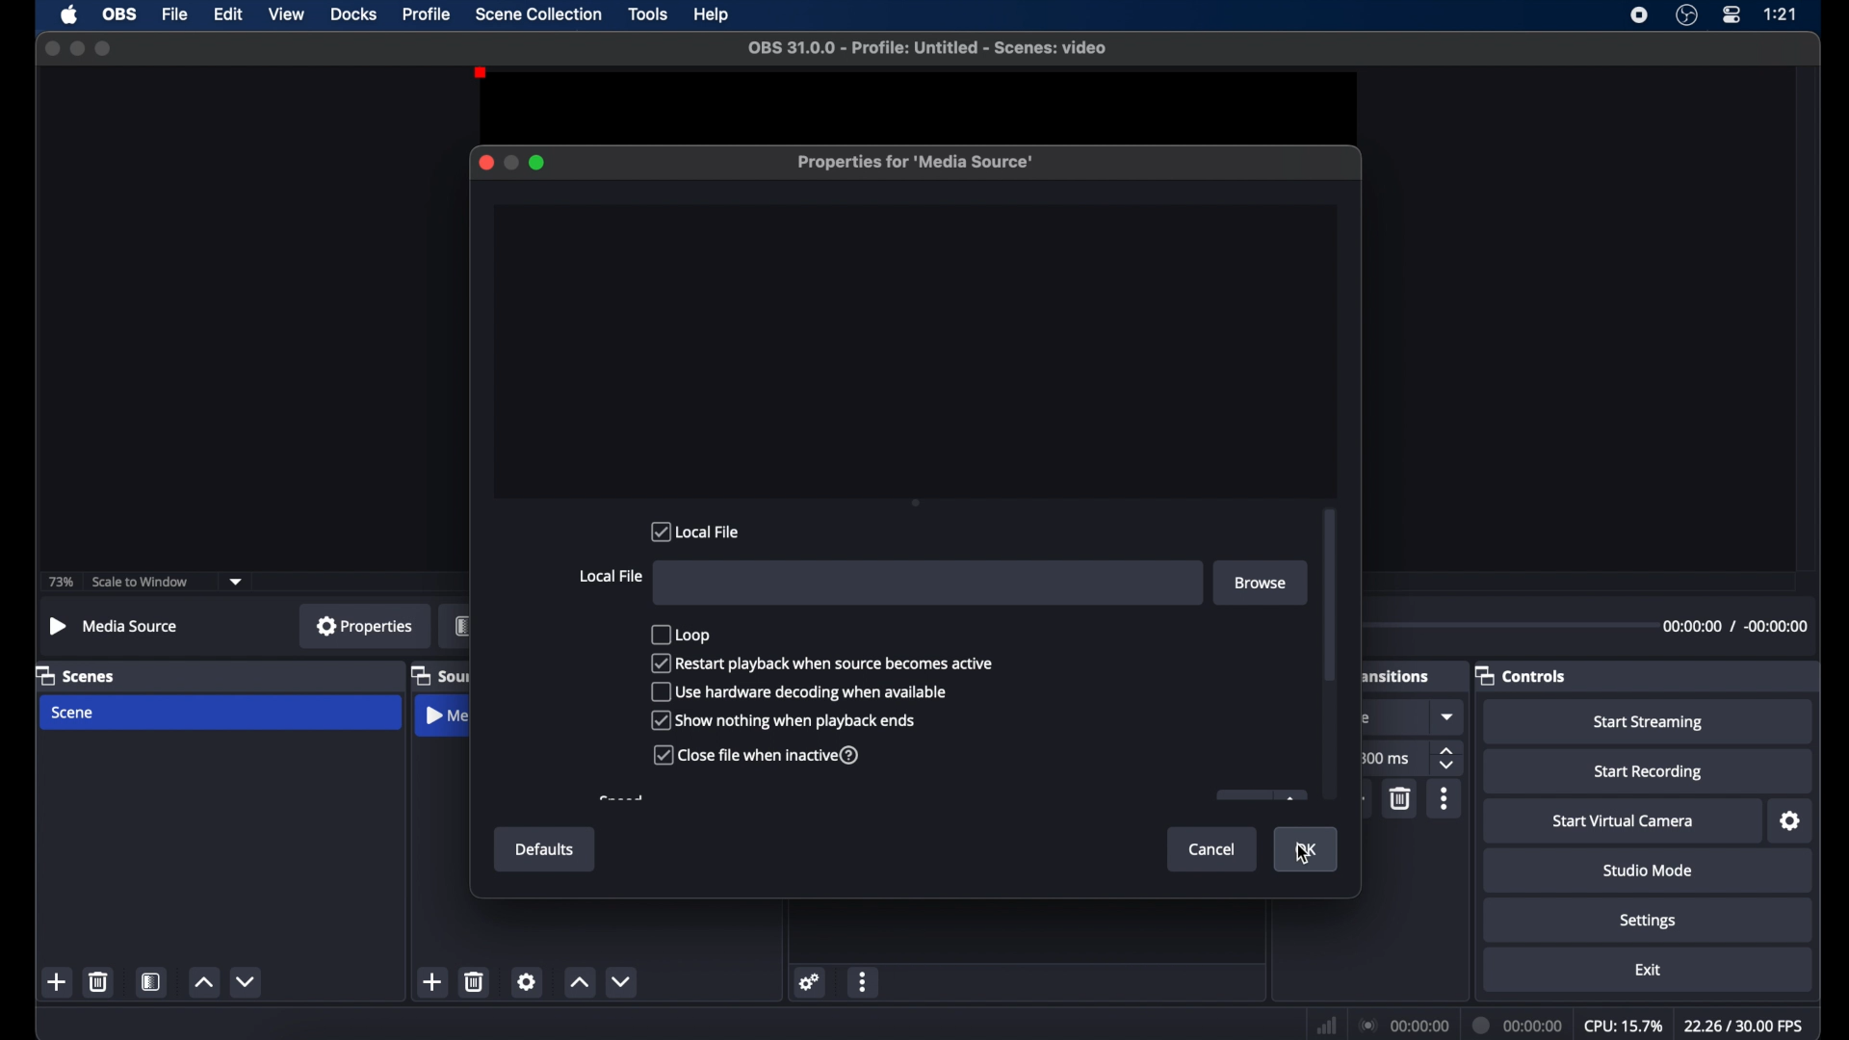 The width and height of the screenshot is (1849, 1040). Describe the element at coordinates (914, 162) in the screenshot. I see `properties for media source` at that location.